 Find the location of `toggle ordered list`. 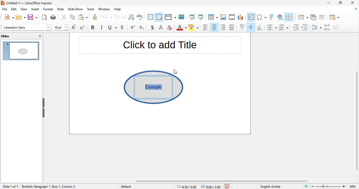

toggle ordered list is located at coordinates (285, 27).